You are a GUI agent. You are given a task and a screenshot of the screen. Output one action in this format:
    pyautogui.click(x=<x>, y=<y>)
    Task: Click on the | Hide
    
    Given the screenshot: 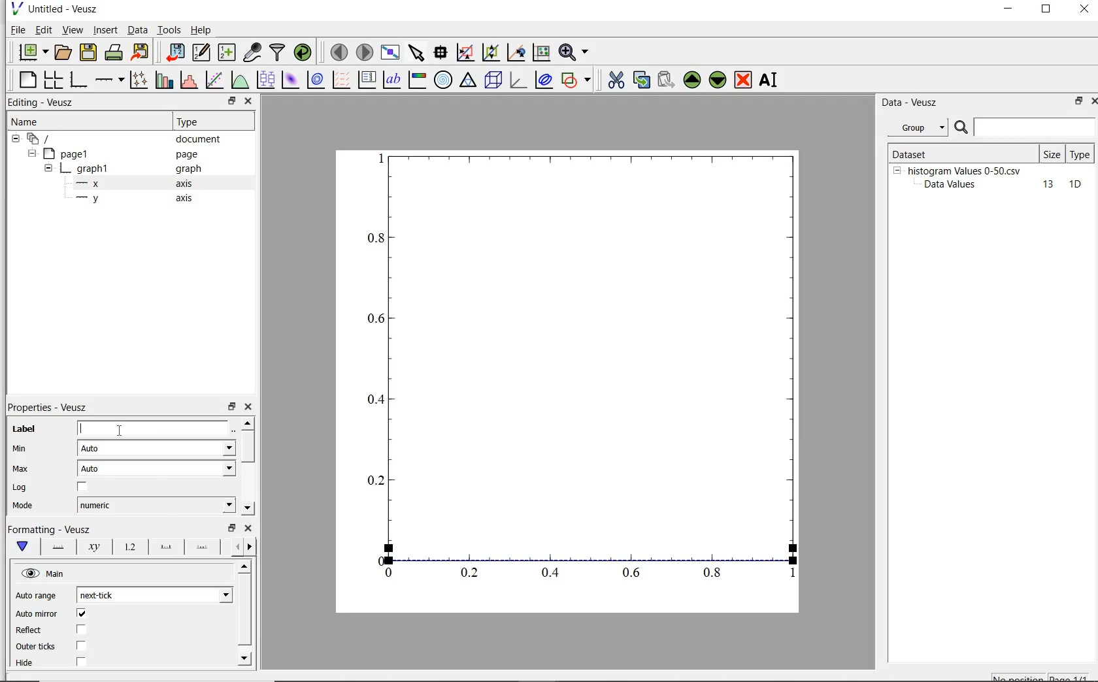 What is the action you would take?
    pyautogui.click(x=24, y=663)
    